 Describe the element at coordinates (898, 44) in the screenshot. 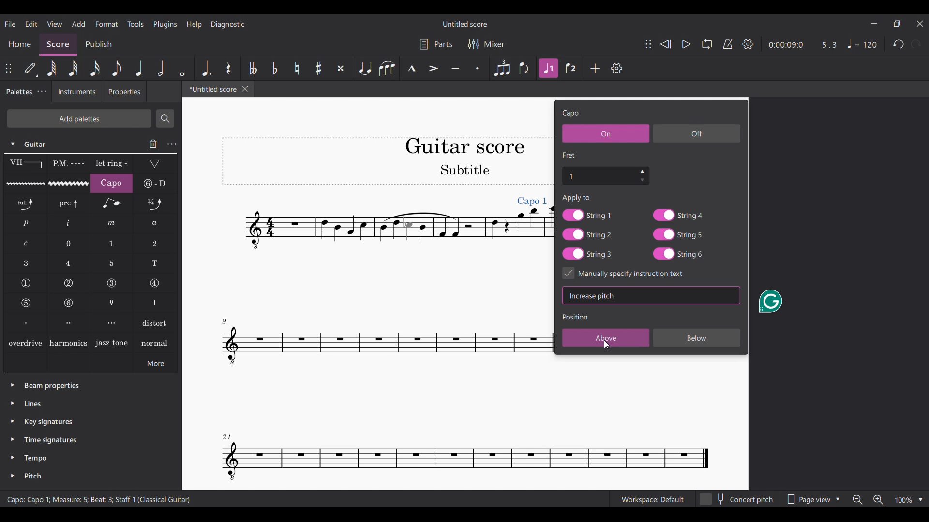

I see `Undo` at that location.